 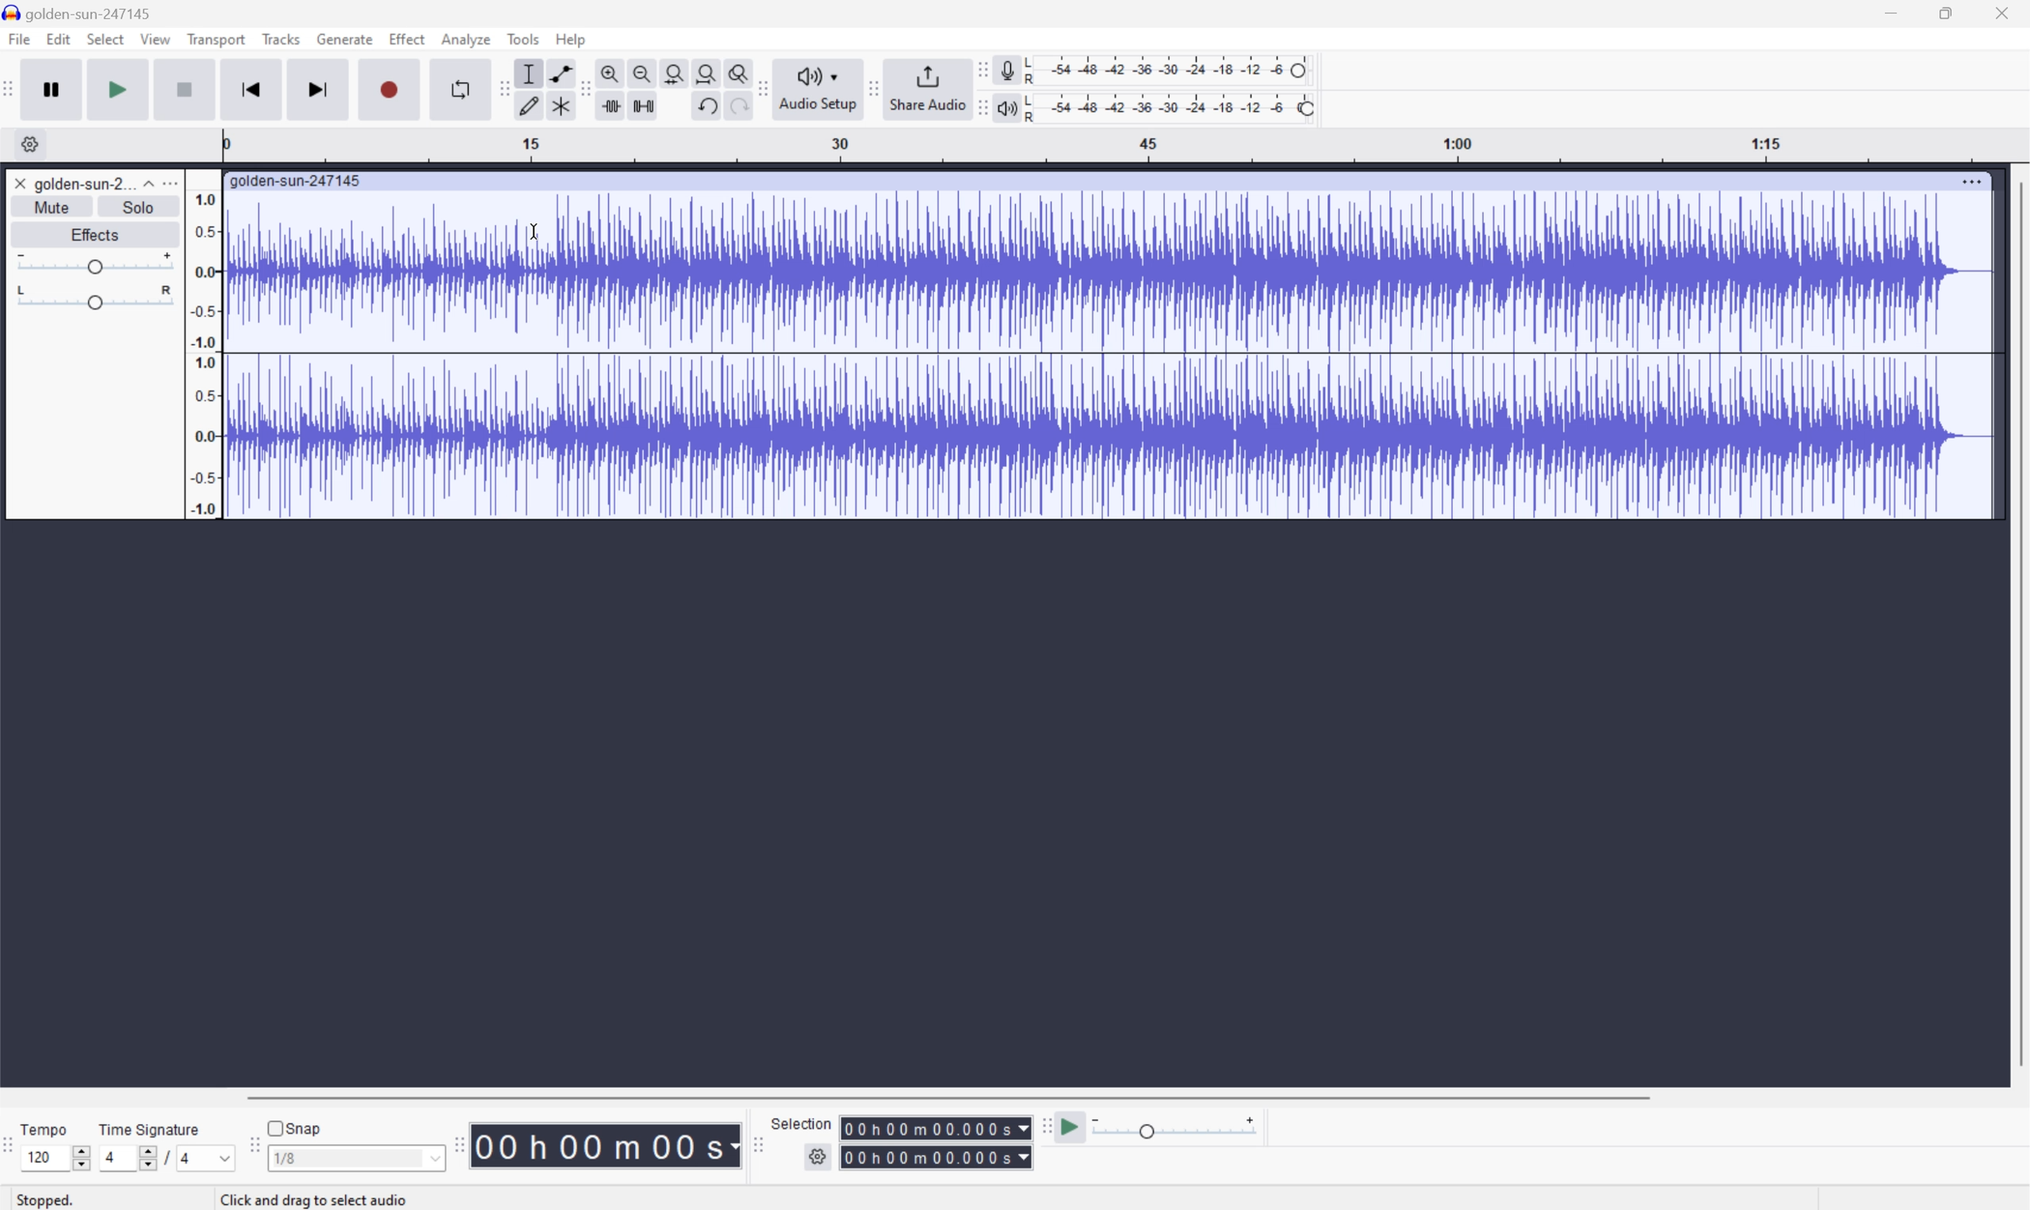 What do you see at coordinates (608, 106) in the screenshot?
I see `Trim audio outside selection` at bounding box center [608, 106].